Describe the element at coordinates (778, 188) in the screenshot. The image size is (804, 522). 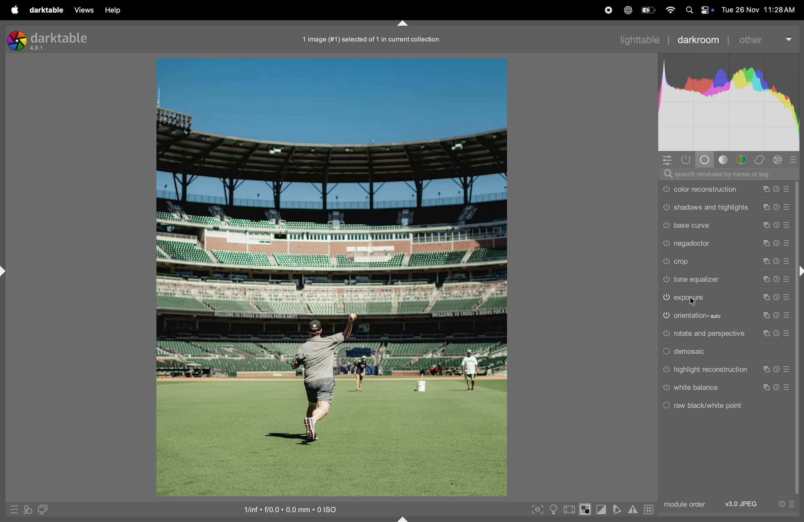
I see `reset presets` at that location.